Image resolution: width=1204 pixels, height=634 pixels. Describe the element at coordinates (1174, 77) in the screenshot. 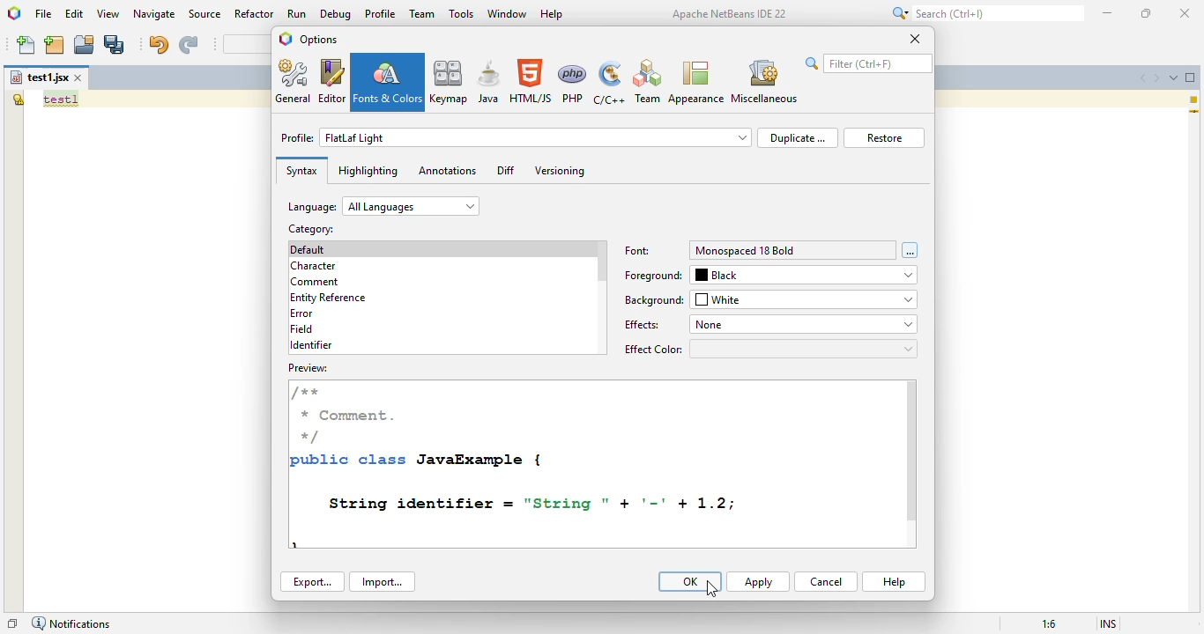

I see `show opened documents list` at that location.